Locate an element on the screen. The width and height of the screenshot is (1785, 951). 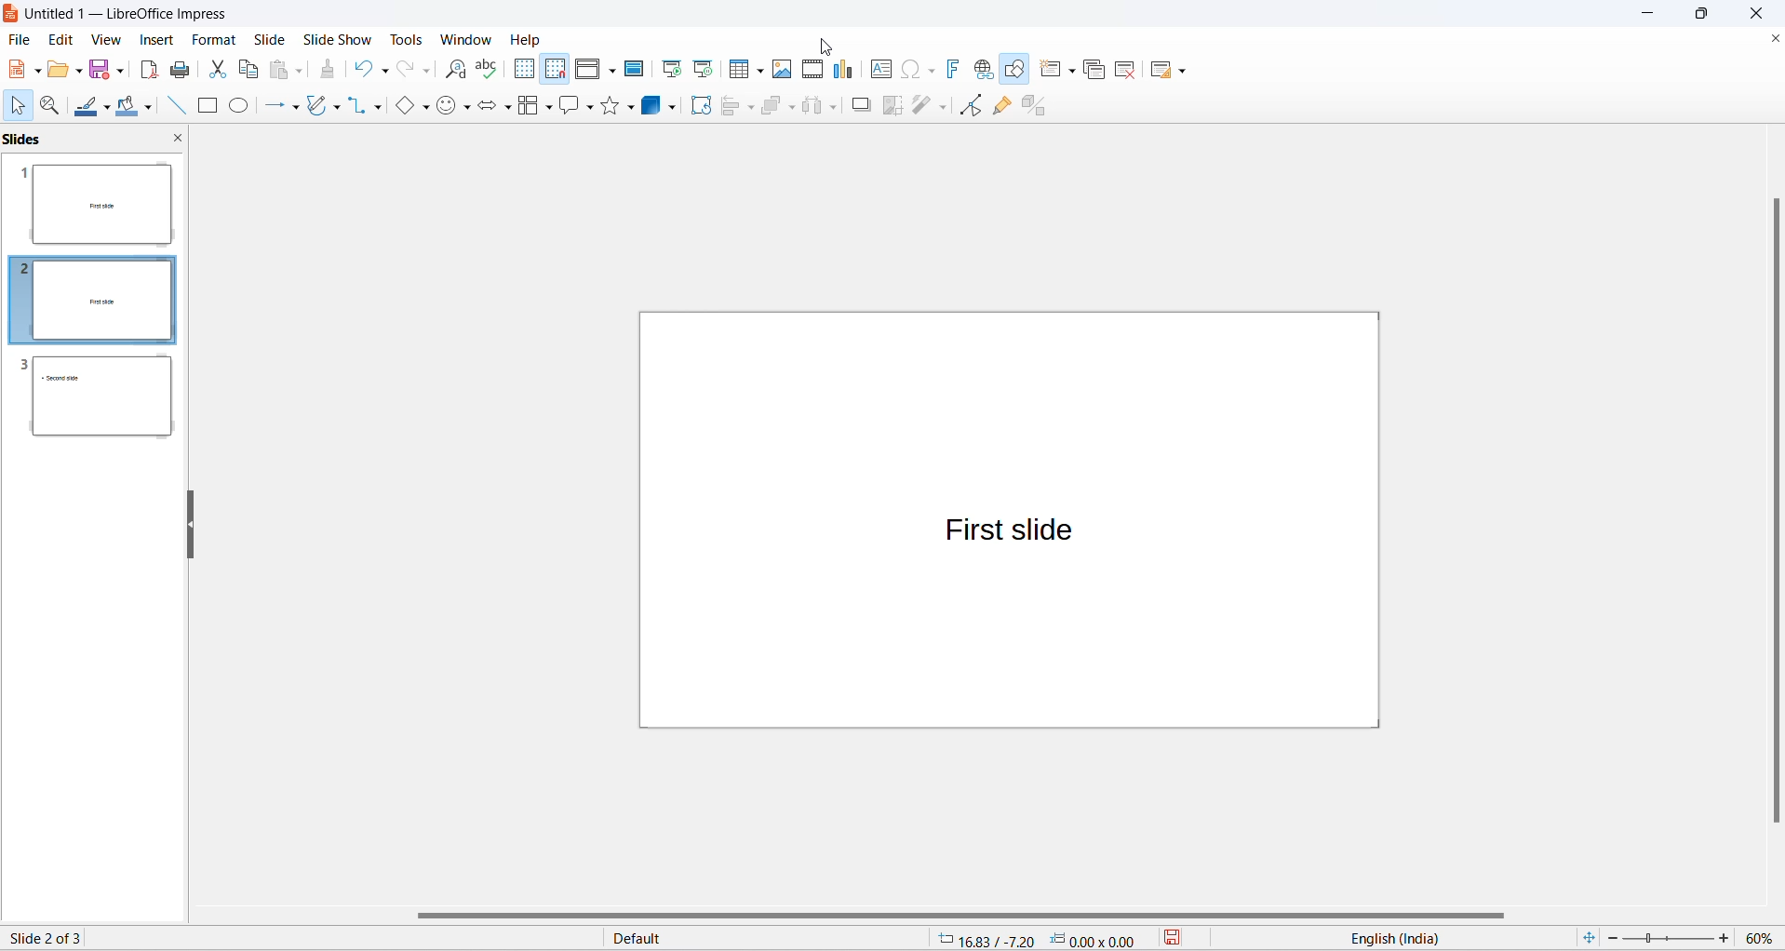
align object options is located at coordinates (748, 107).